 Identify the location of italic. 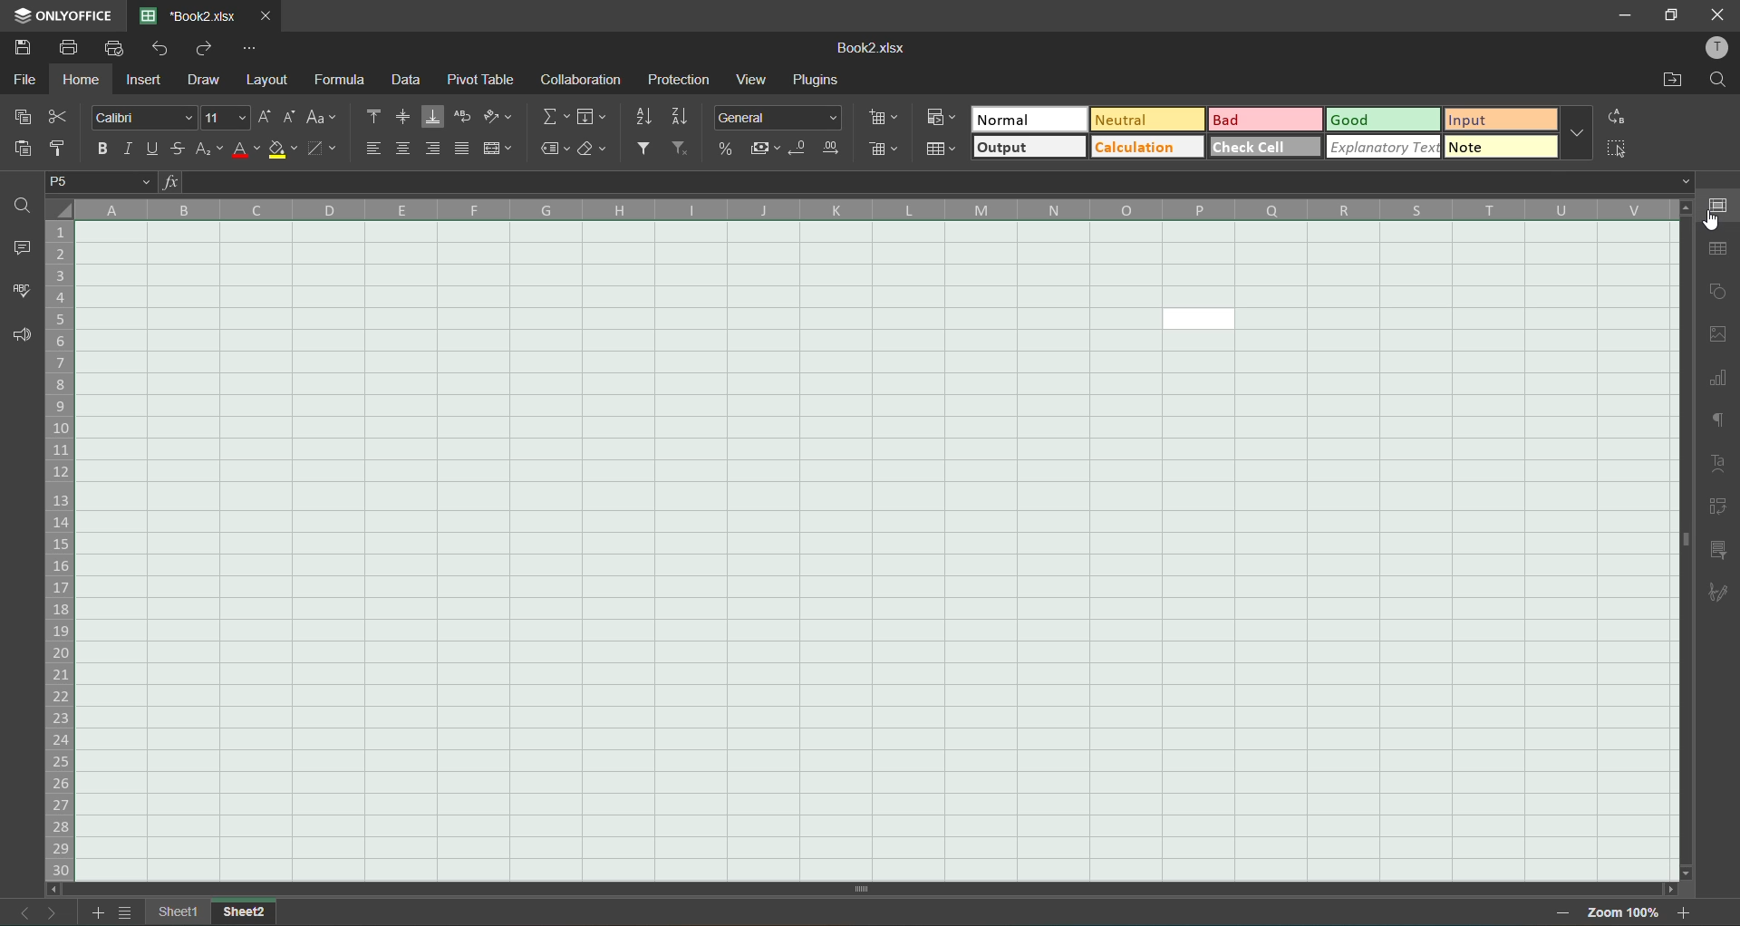
(127, 148).